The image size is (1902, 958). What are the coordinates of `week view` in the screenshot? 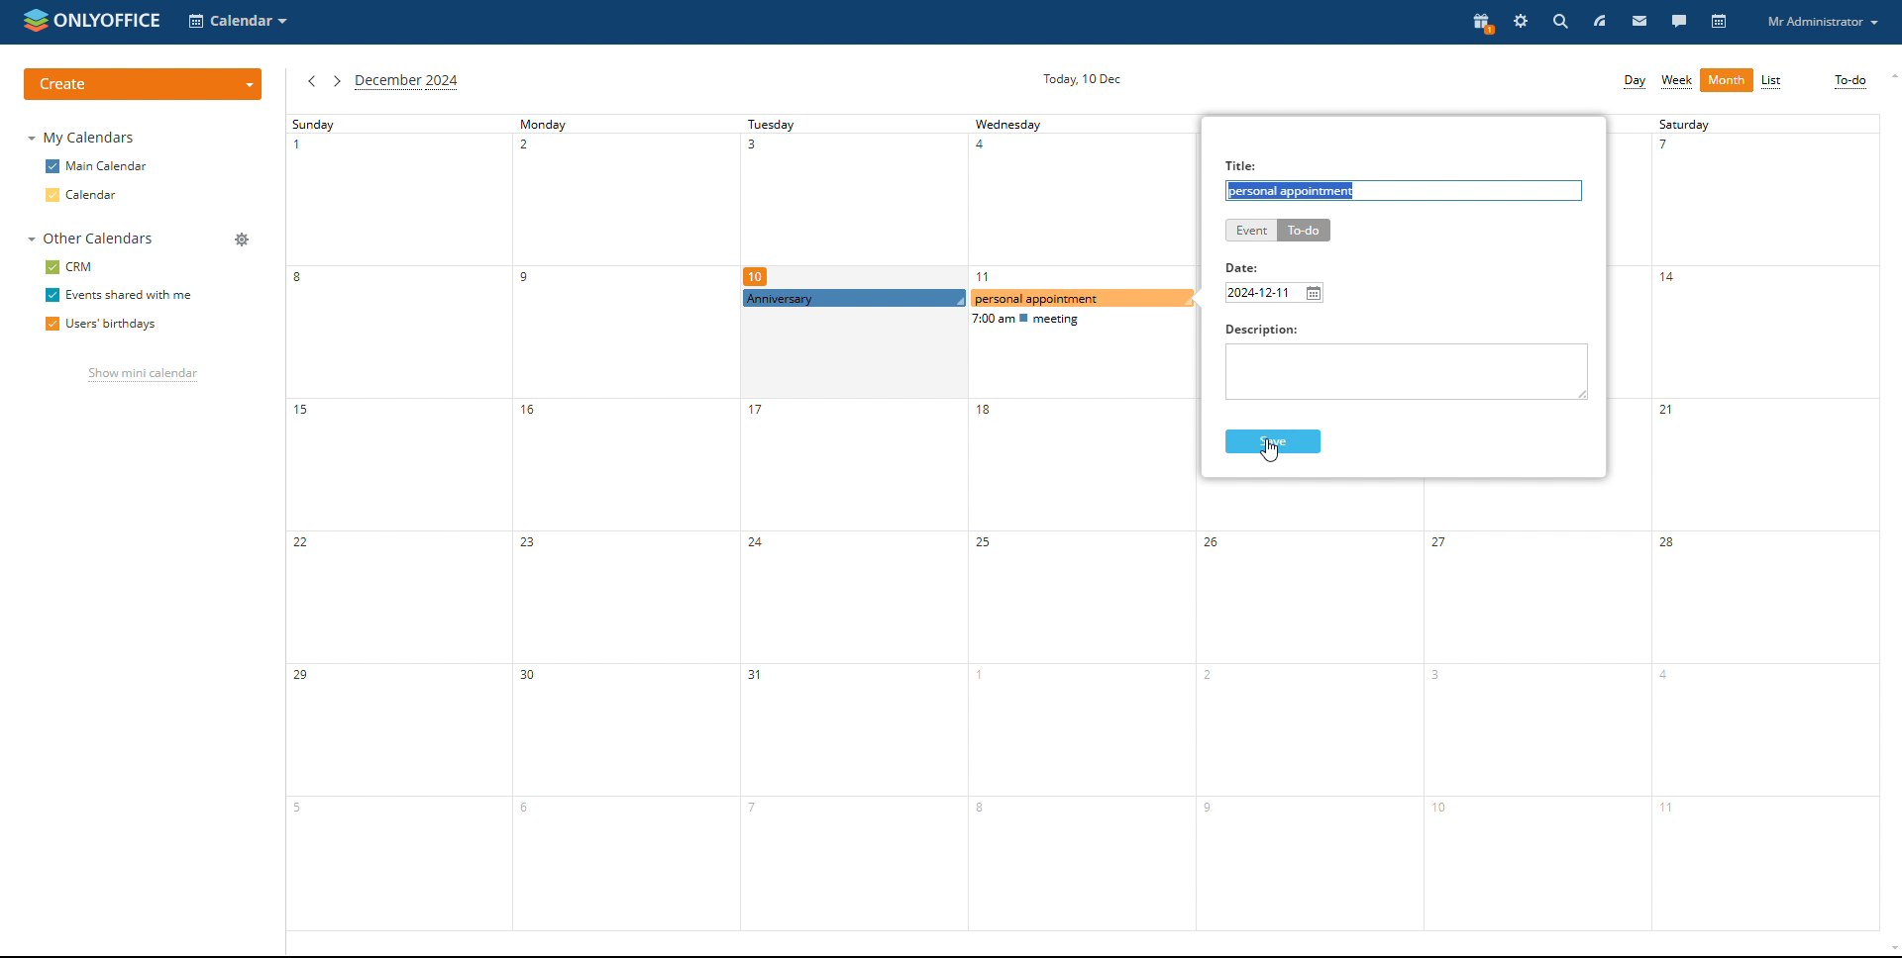 It's located at (1677, 82).